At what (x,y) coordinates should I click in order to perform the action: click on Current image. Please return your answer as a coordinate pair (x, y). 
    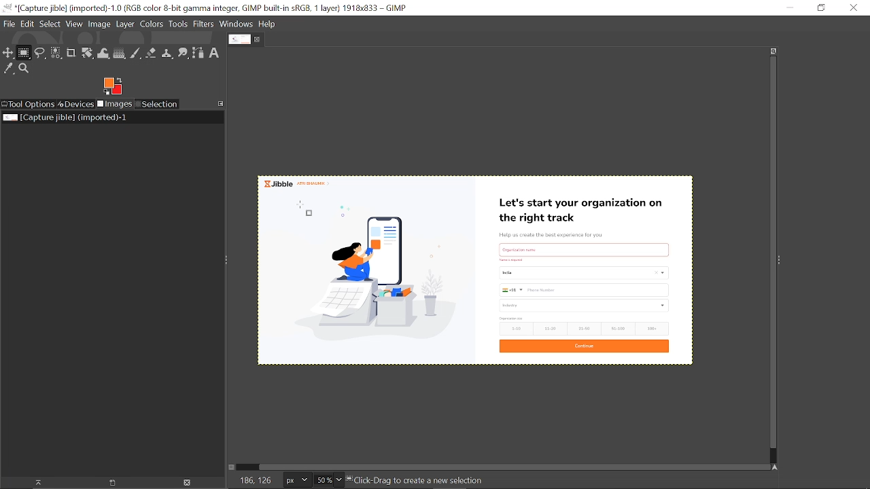
    Looking at the image, I should click on (370, 276).